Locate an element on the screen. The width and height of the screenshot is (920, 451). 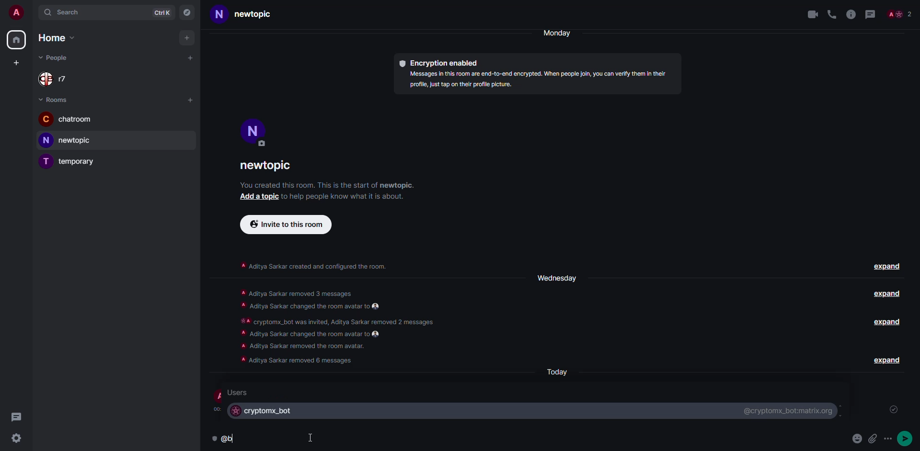
info is located at coordinates (313, 265).